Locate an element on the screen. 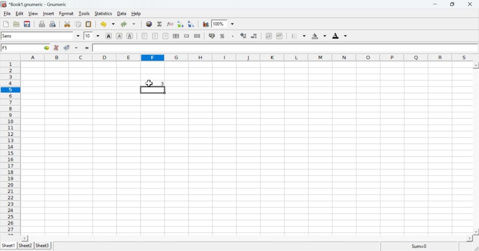  Align left is located at coordinates (144, 36).